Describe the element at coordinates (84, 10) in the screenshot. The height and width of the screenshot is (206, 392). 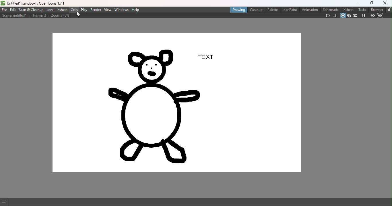
I see `Play` at that location.